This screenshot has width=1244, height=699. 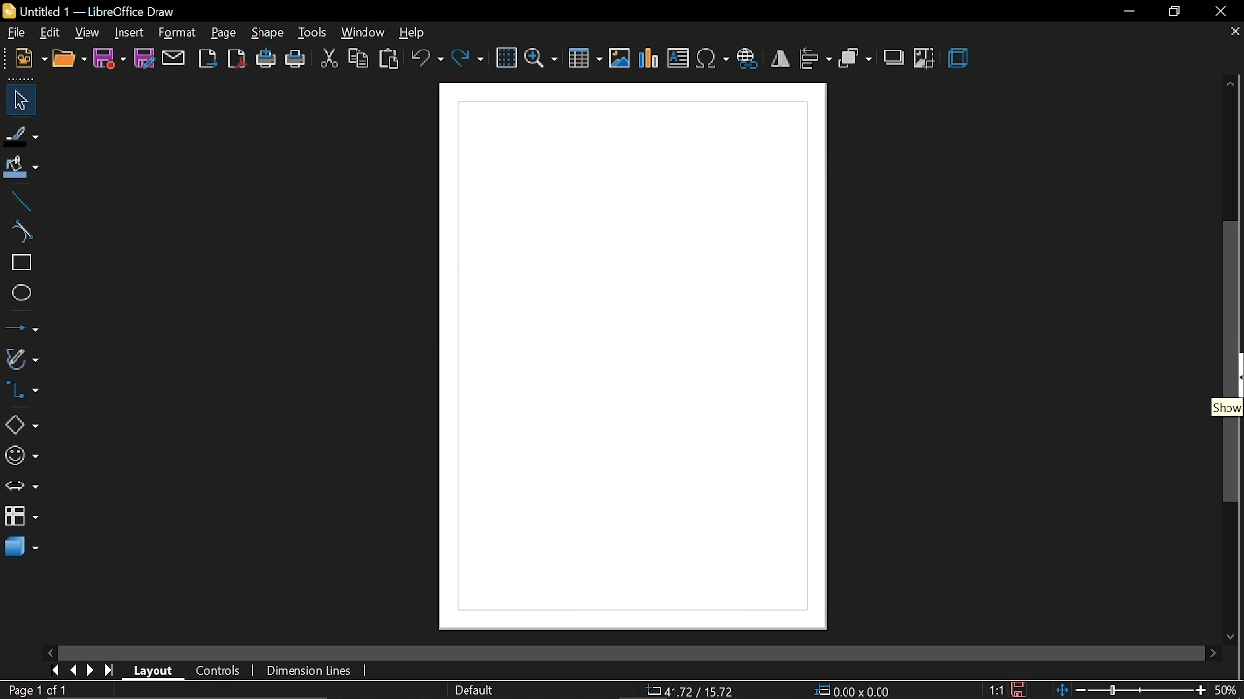 I want to click on move down, so click(x=1234, y=637).